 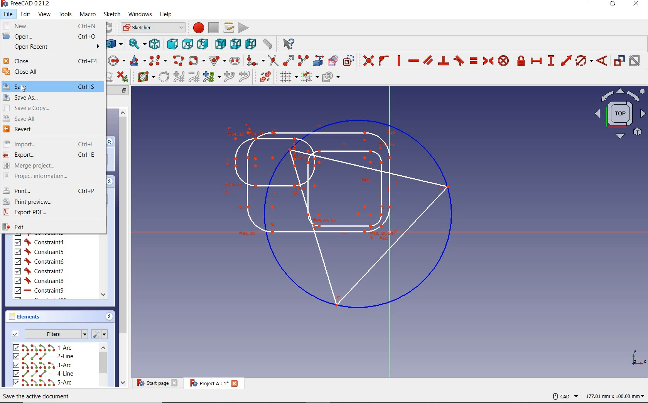 I want to click on constrain equal, so click(x=474, y=61).